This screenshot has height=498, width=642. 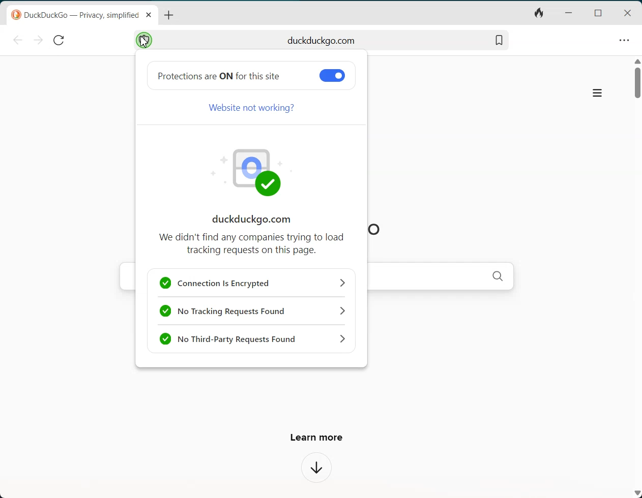 I want to click on scroll down, so click(x=637, y=493).